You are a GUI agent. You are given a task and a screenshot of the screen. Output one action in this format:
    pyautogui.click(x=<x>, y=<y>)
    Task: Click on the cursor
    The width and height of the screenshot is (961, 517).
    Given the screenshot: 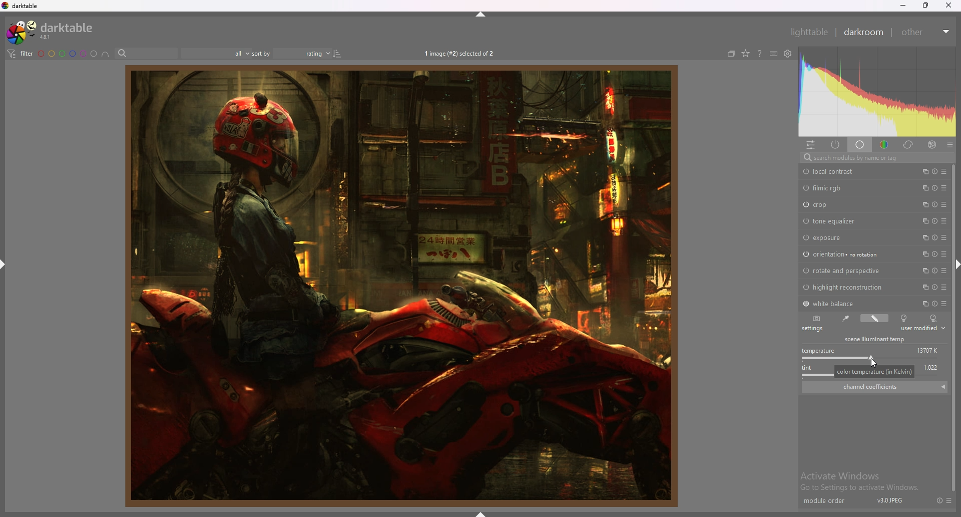 What is the action you would take?
    pyautogui.click(x=874, y=362)
    